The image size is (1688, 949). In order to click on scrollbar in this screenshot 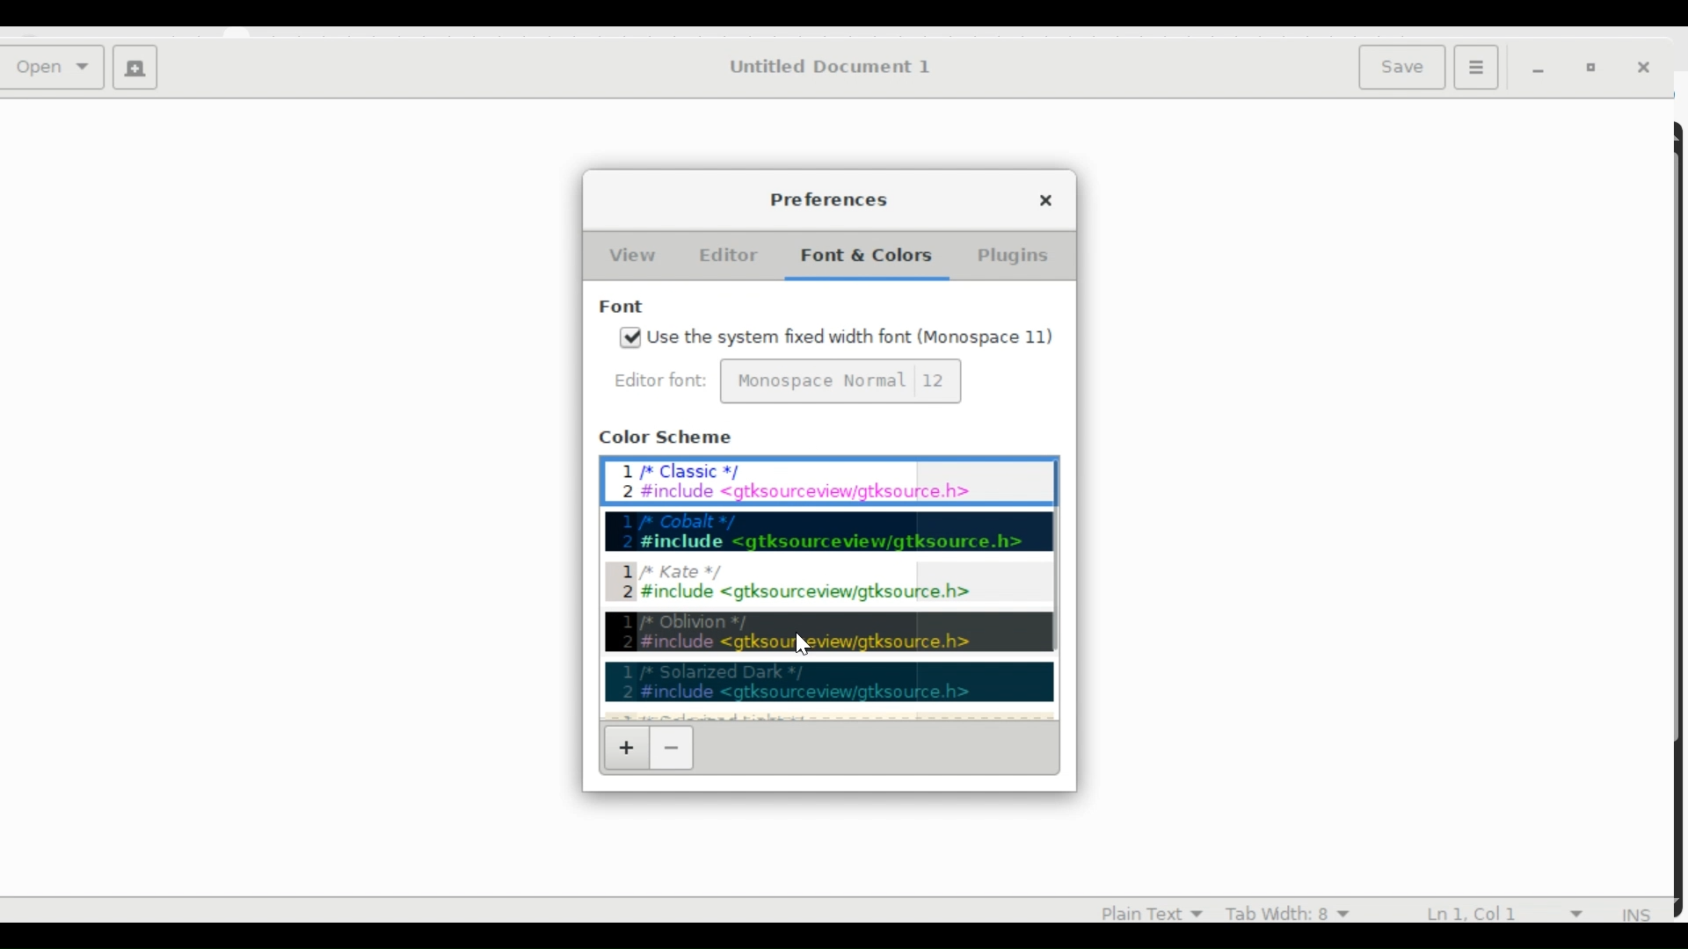, I will do `click(1060, 587)`.